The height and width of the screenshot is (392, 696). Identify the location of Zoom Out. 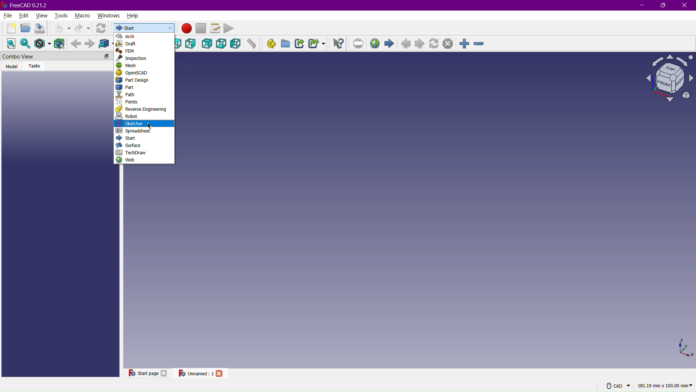
(480, 44).